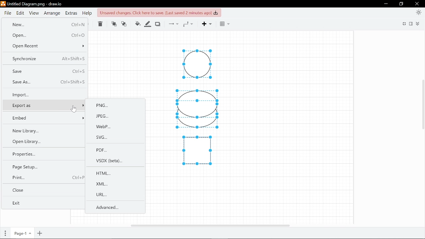 The width and height of the screenshot is (425, 239). Describe the element at coordinates (71, 13) in the screenshot. I see `Extras` at that location.